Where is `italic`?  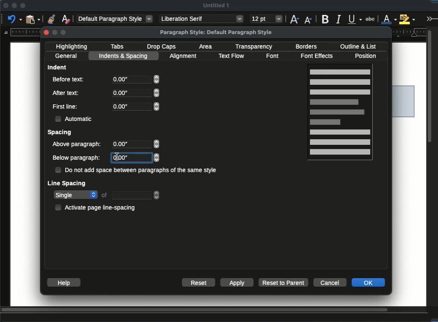 italic is located at coordinates (338, 20).